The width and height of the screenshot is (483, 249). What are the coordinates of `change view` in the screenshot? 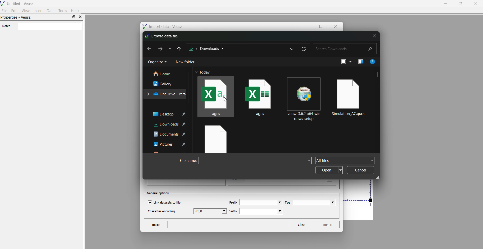 It's located at (345, 62).